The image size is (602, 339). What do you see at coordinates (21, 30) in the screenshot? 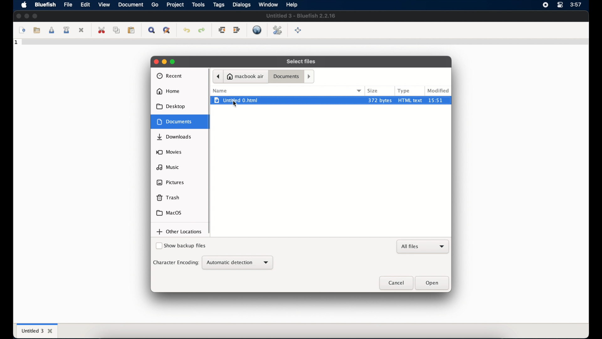
I see `new` at bounding box center [21, 30].